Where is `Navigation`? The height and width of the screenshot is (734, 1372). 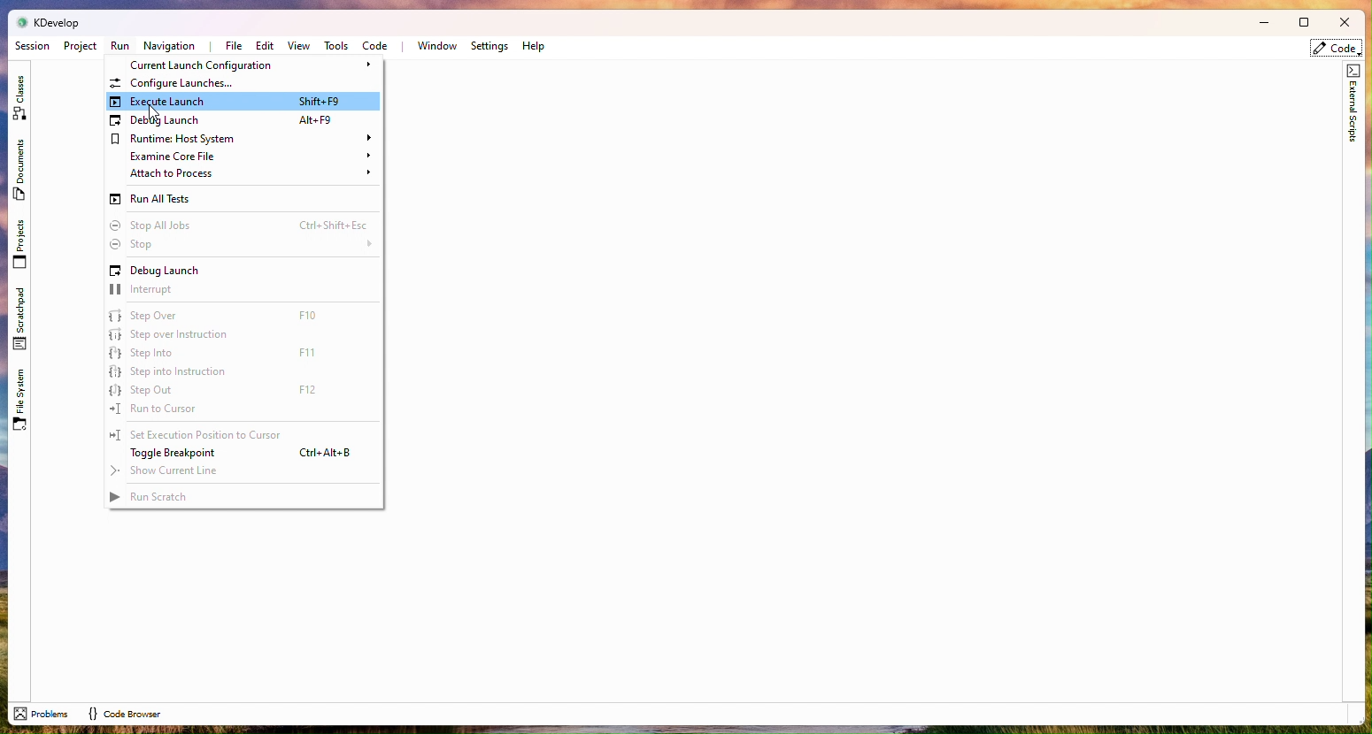 Navigation is located at coordinates (171, 46).